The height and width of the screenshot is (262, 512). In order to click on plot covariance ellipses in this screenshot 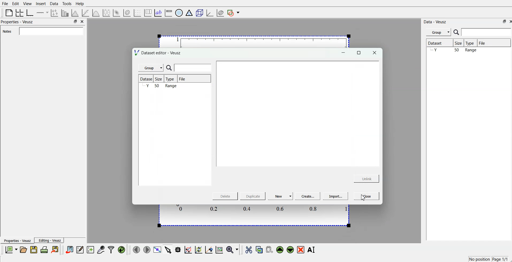, I will do `click(220, 12)`.